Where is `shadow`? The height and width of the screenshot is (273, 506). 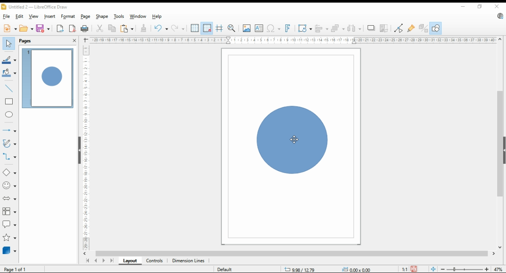
shadow is located at coordinates (370, 28).